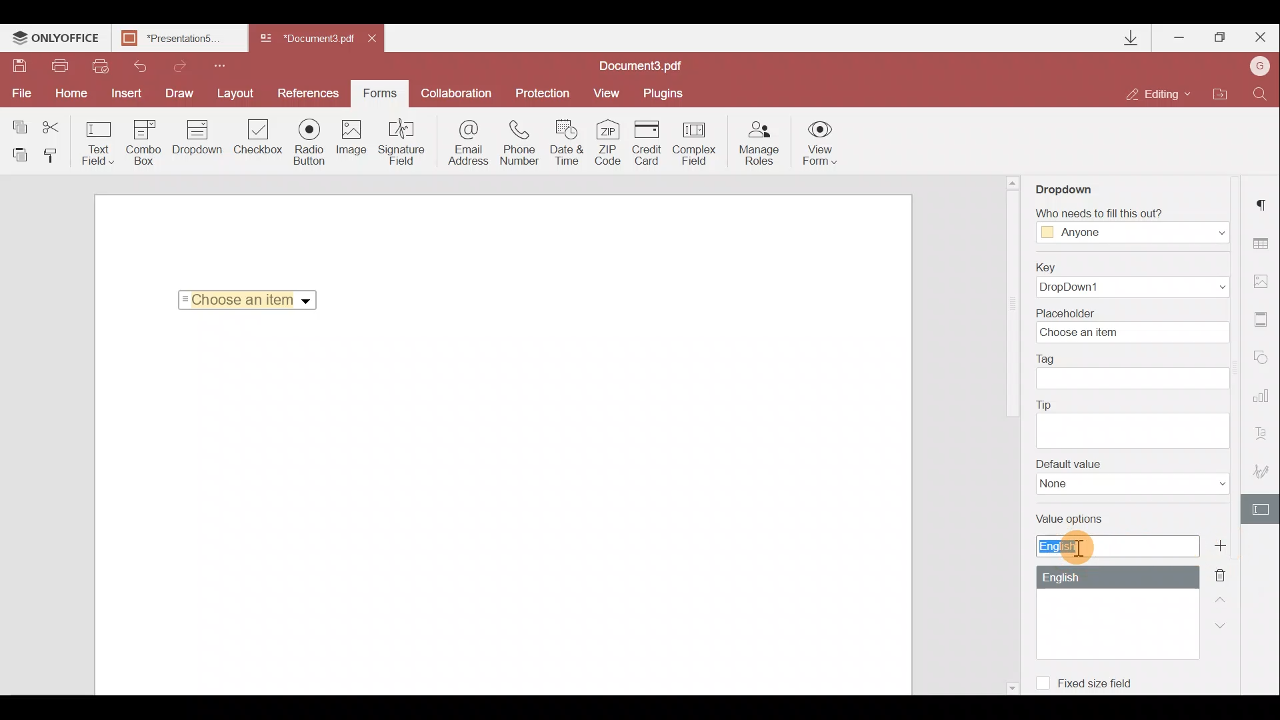  What do you see at coordinates (399, 141) in the screenshot?
I see `Signature field` at bounding box center [399, 141].